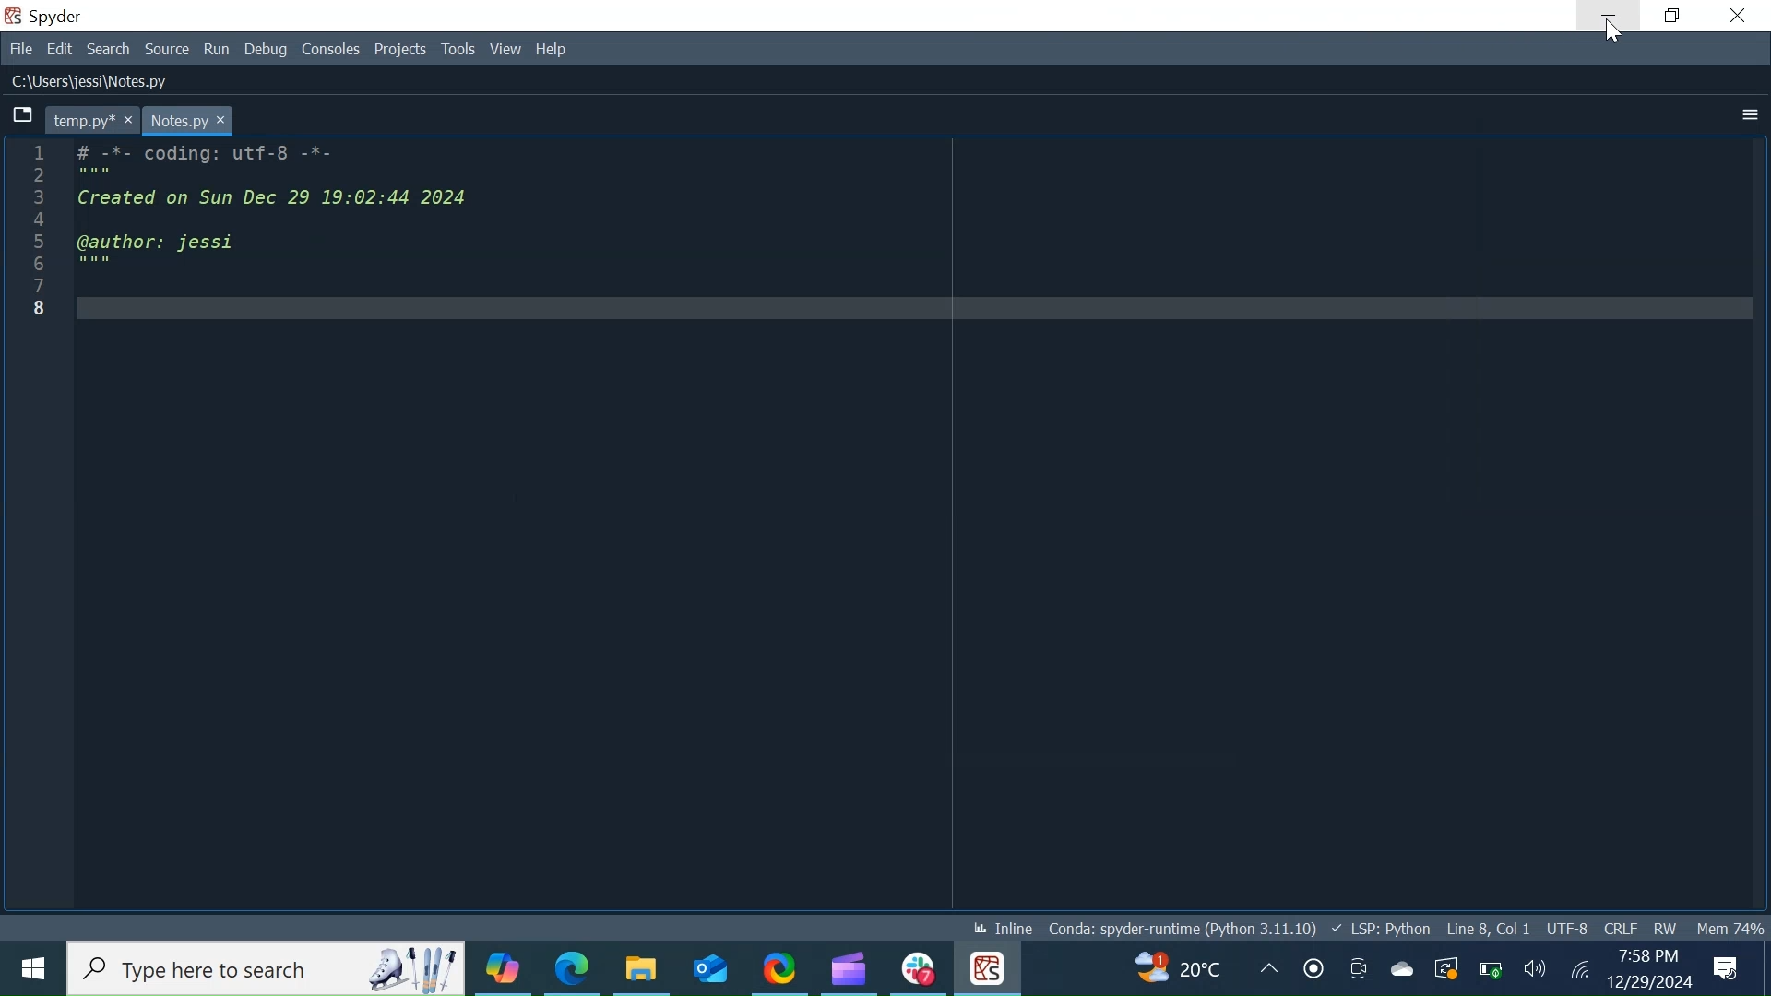  Describe the element at coordinates (1537, 969) in the screenshot. I see `Speaker` at that location.